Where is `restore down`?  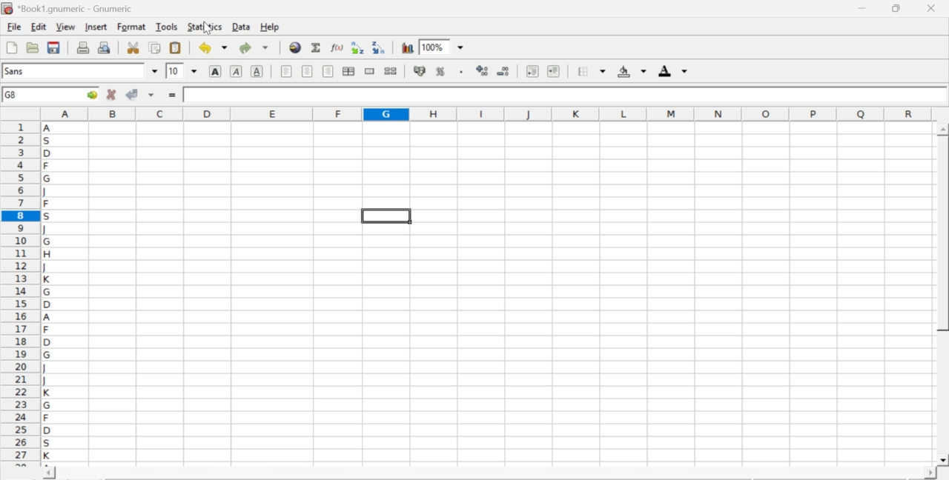 restore down is located at coordinates (897, 9).